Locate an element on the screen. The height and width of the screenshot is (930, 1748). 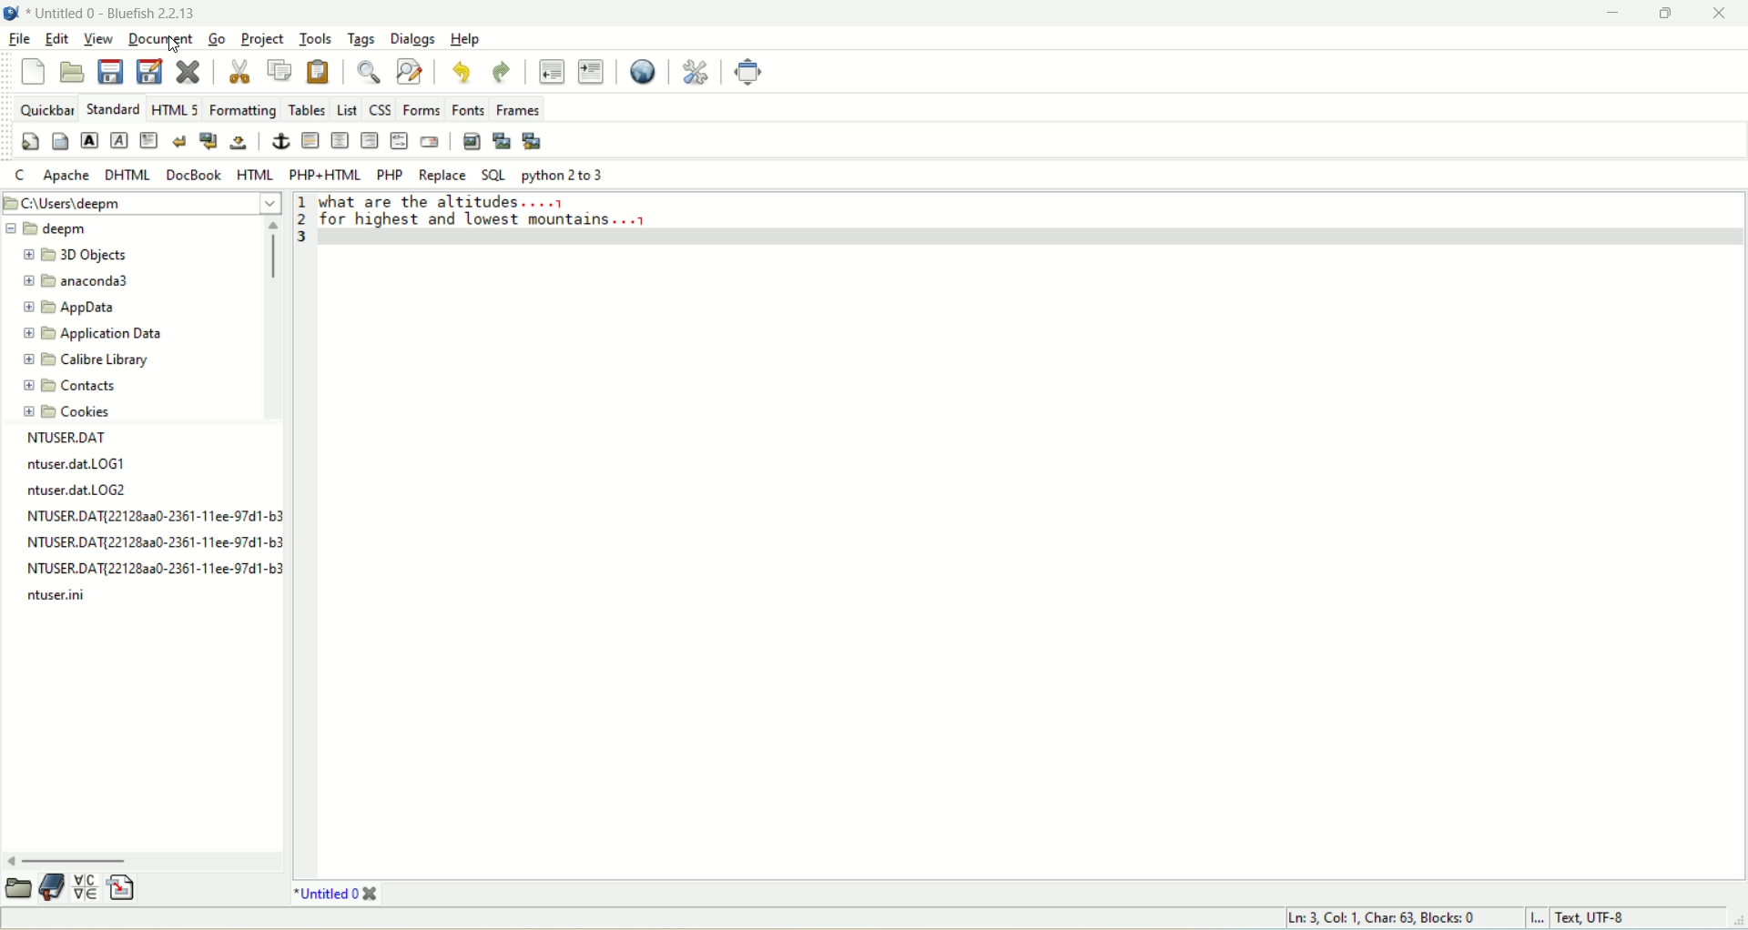
indent is located at coordinates (590, 73).